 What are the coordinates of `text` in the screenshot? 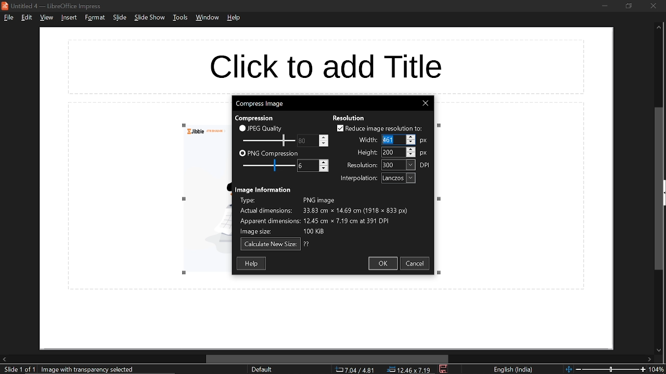 It's located at (362, 165).